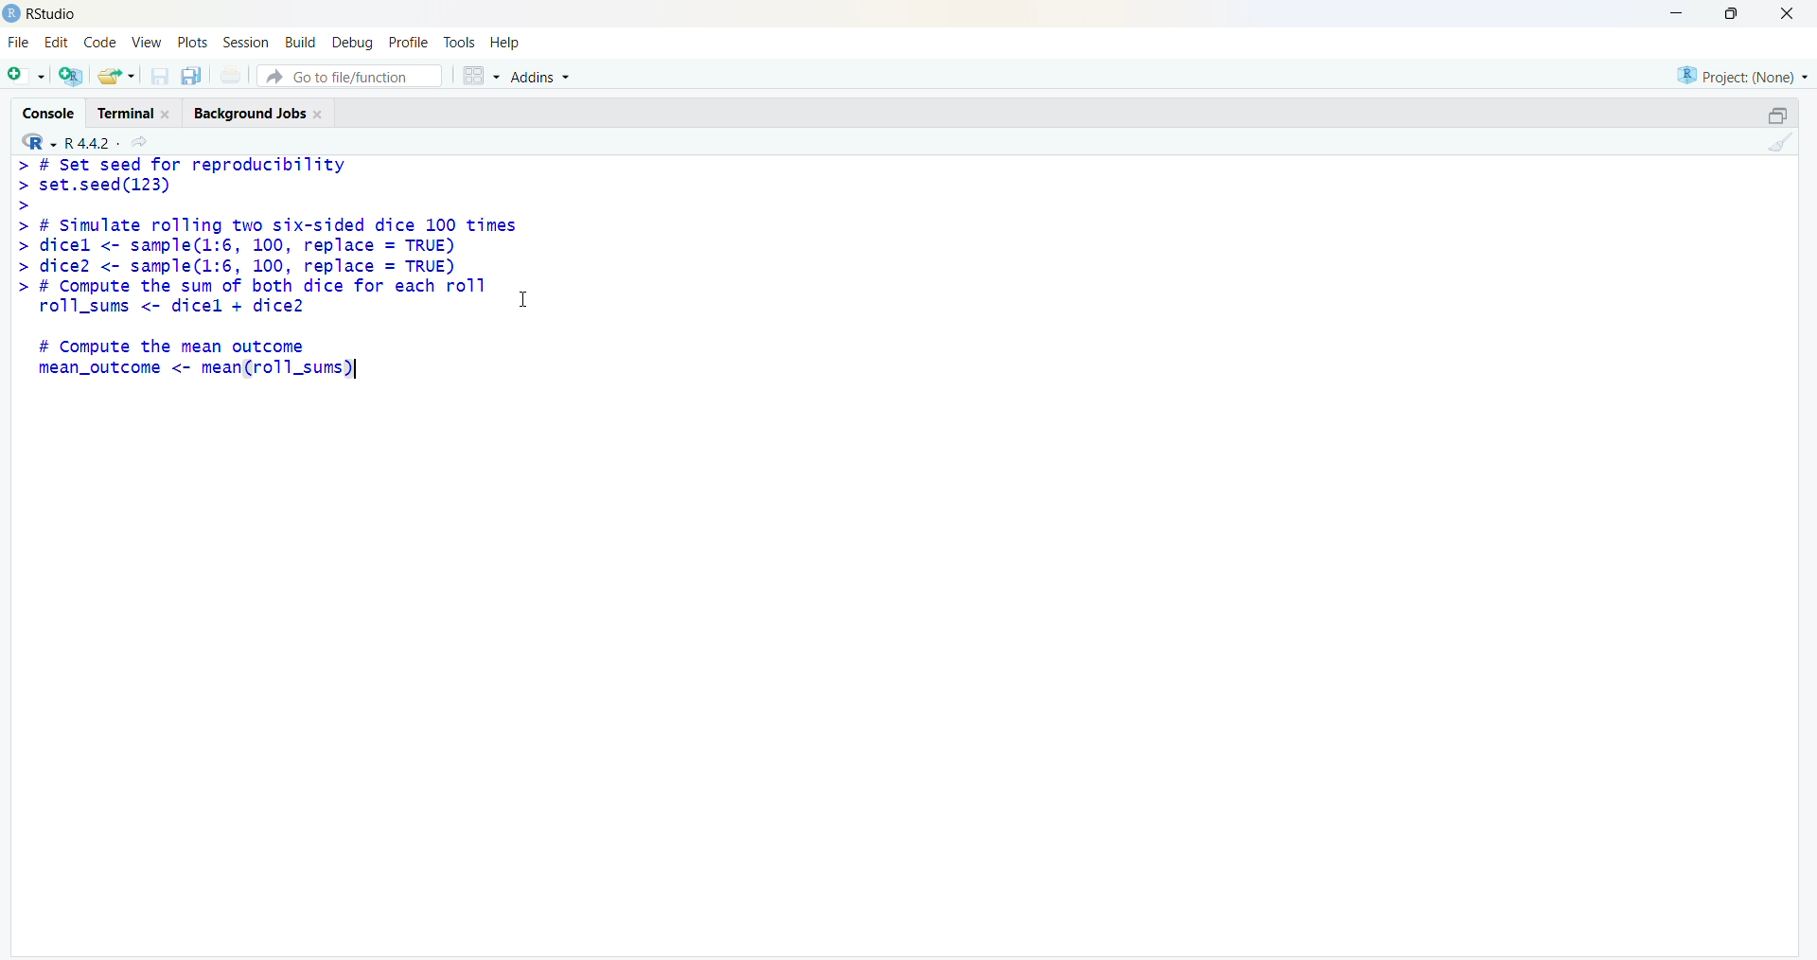 This screenshot has width=1817, height=960. What do you see at coordinates (231, 75) in the screenshot?
I see `print` at bounding box center [231, 75].